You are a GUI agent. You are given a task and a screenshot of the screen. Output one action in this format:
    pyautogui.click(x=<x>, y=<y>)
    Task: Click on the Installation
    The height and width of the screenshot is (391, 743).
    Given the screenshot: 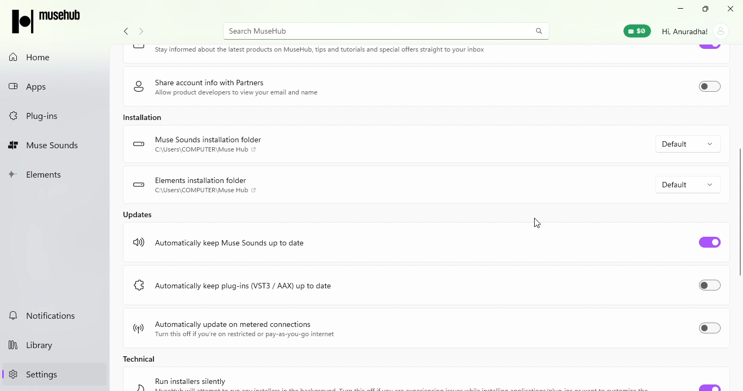 What is the action you would take?
    pyautogui.click(x=143, y=117)
    